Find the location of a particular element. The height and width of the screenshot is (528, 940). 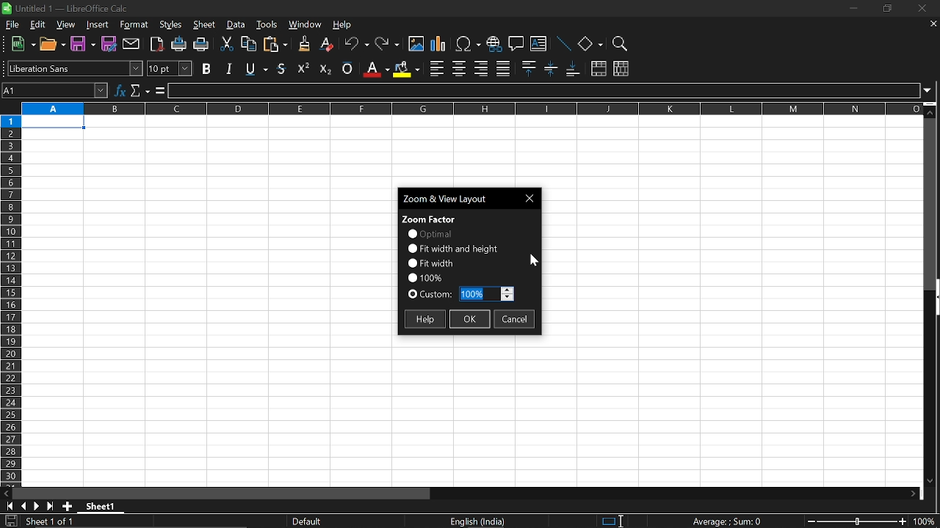

insert chart is located at coordinates (438, 45).